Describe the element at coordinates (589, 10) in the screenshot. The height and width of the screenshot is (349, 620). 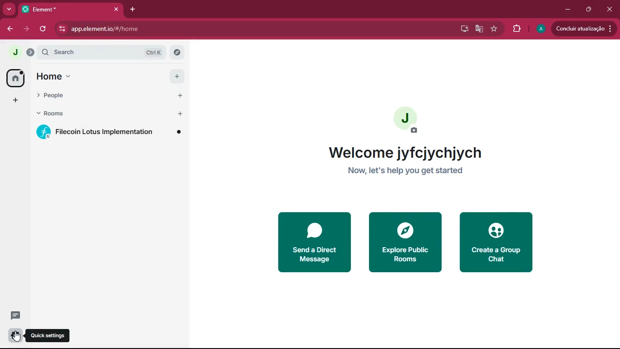
I see `maximize` at that location.